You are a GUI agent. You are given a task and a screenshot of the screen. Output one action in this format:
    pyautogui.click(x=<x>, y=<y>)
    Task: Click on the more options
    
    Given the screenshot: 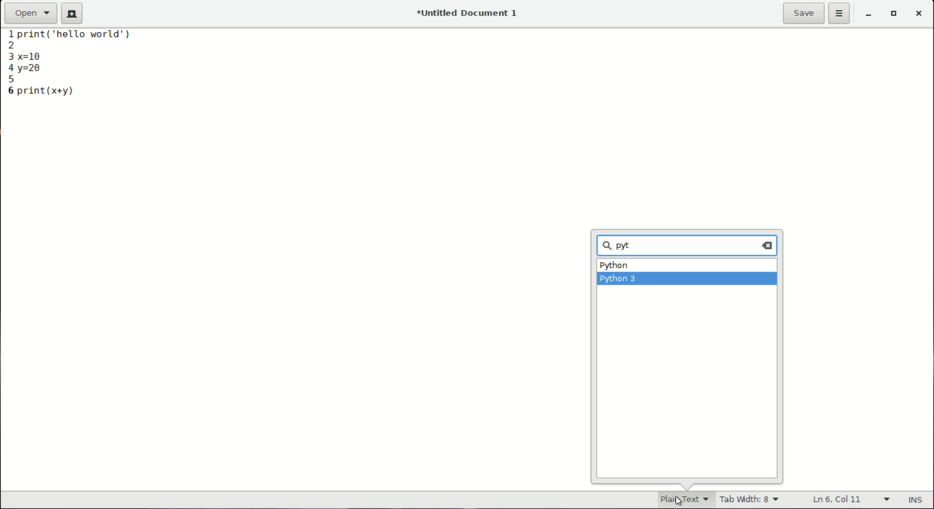 What is the action you would take?
    pyautogui.click(x=840, y=14)
    